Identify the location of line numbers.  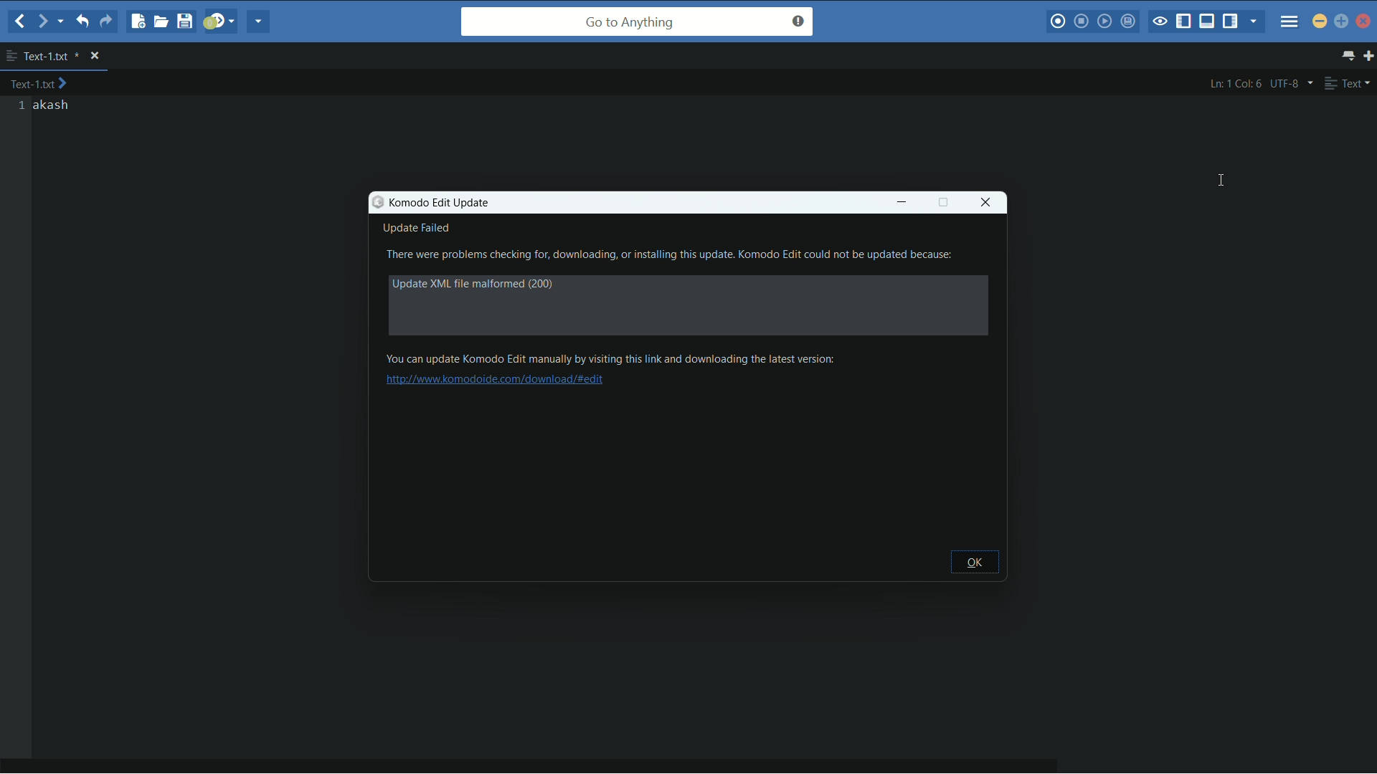
(19, 107).